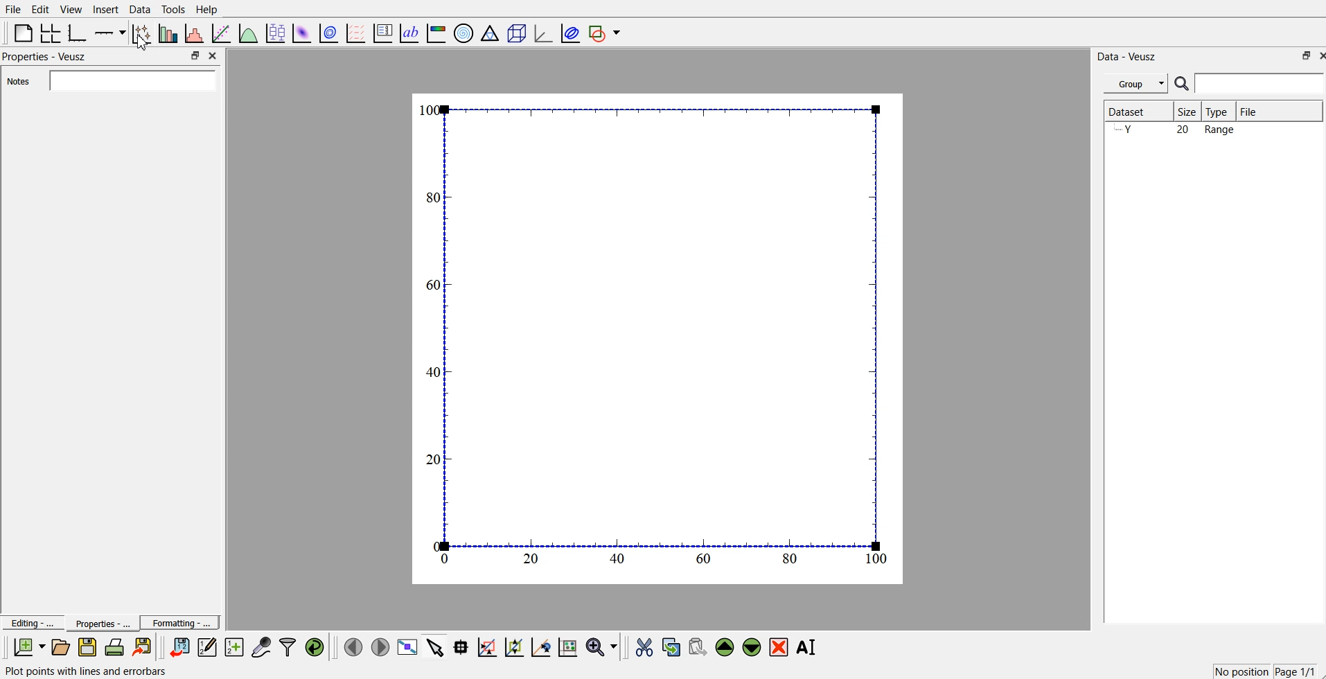 This screenshot has height=679, width=1326. I want to click on View, so click(71, 9).